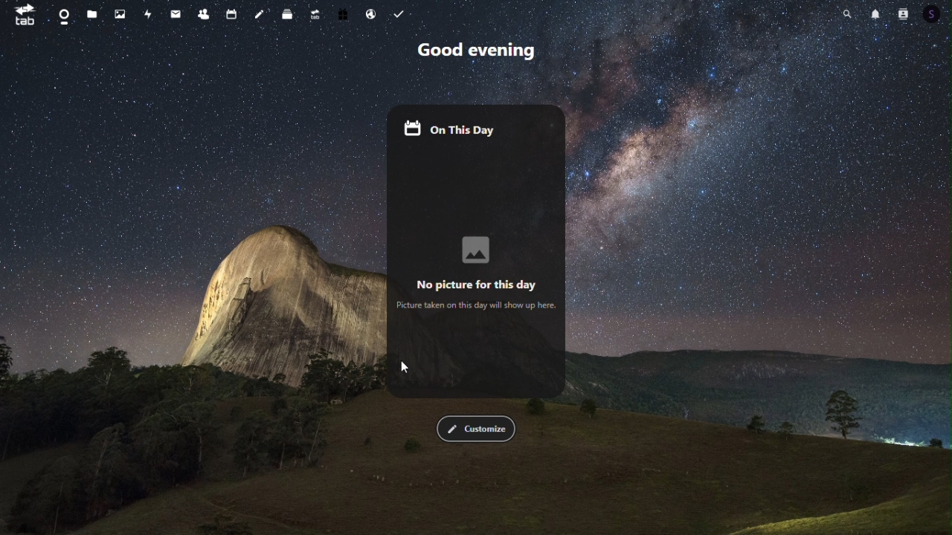 The height and width of the screenshot is (535, 952). I want to click on cursor, so click(408, 369).